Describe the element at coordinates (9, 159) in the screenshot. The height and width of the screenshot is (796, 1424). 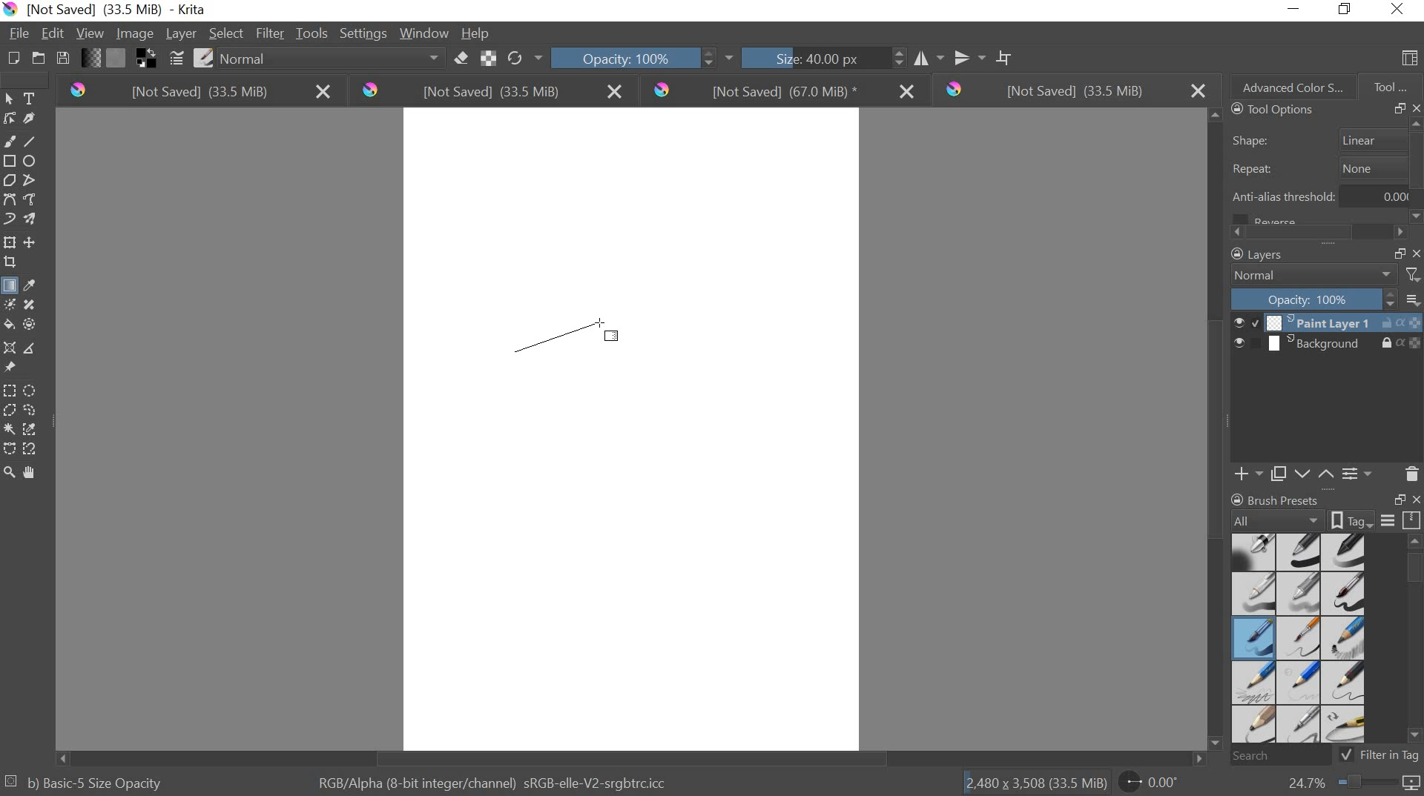
I see `rectangle` at that location.